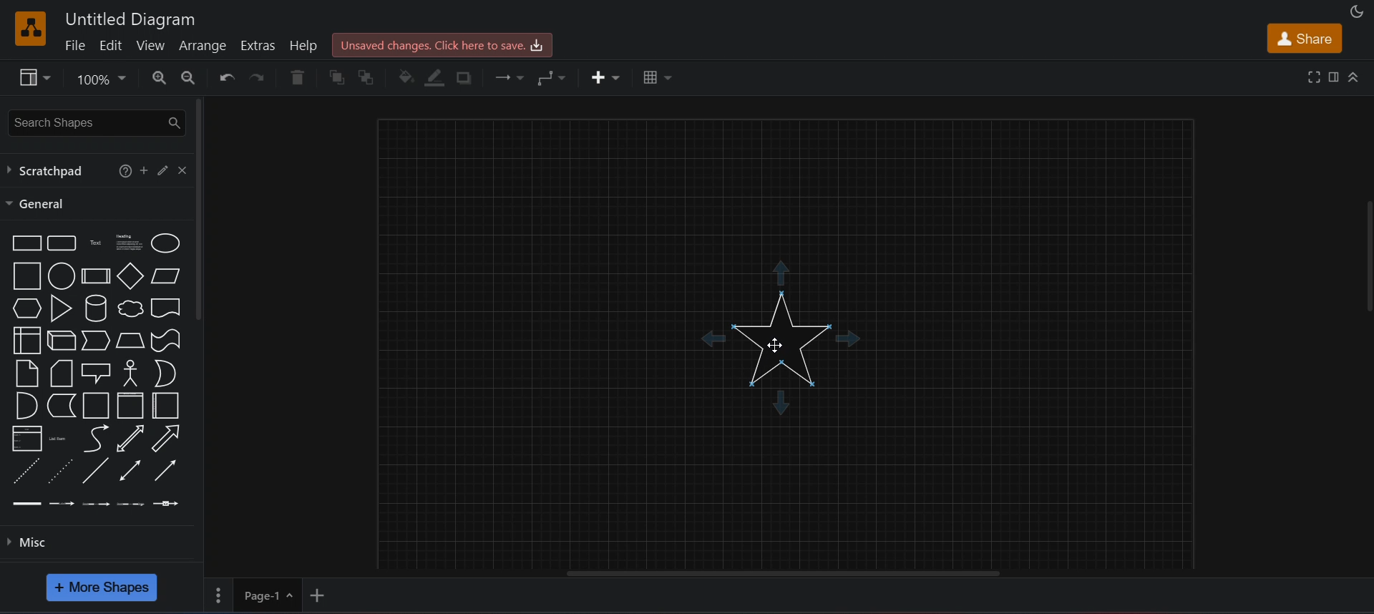 The width and height of the screenshot is (1374, 614). What do you see at coordinates (468, 77) in the screenshot?
I see `shadow` at bounding box center [468, 77].